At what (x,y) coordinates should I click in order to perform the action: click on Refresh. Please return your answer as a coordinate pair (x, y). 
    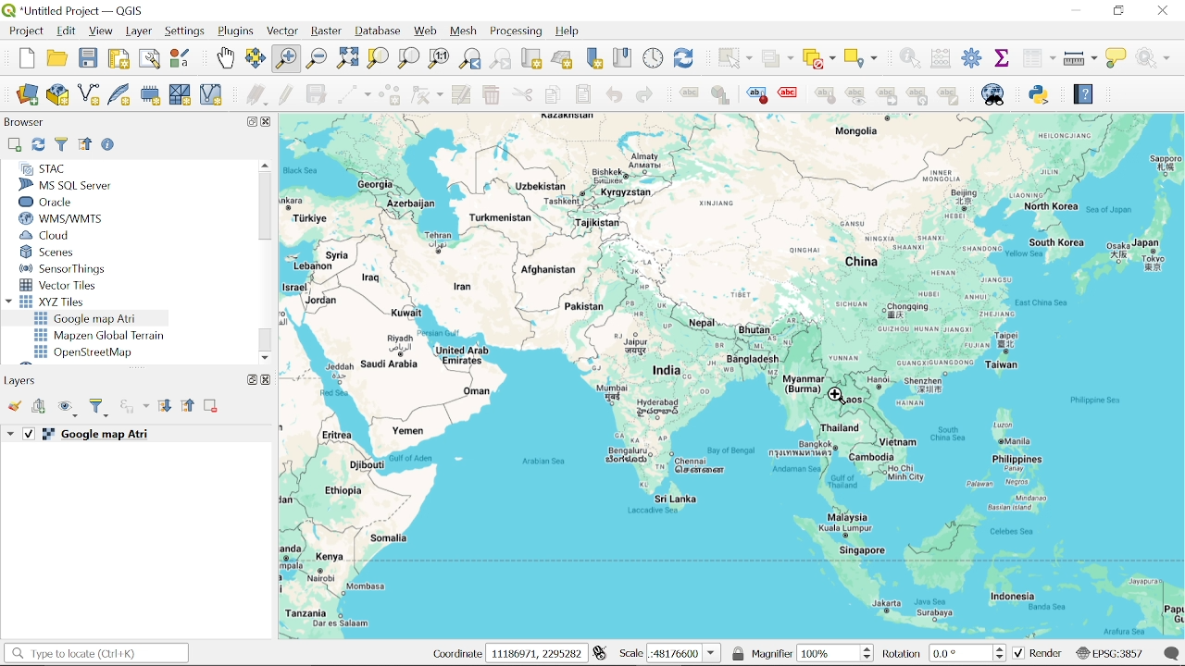
    Looking at the image, I should click on (37, 145).